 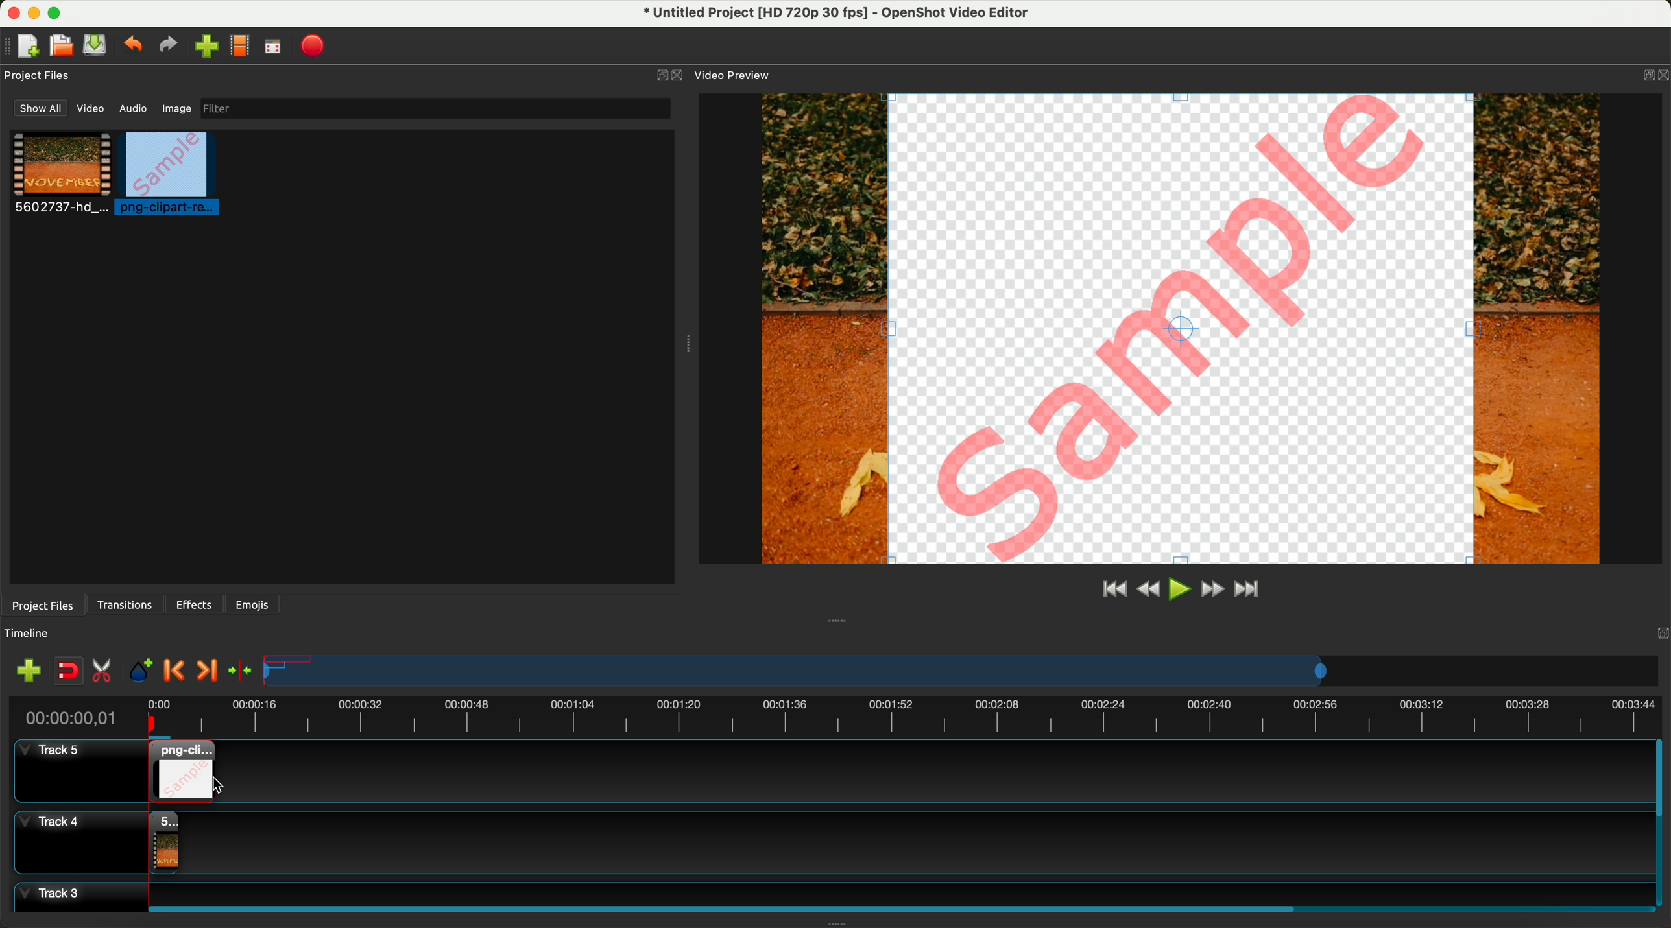 I want to click on emojis, so click(x=252, y=602).